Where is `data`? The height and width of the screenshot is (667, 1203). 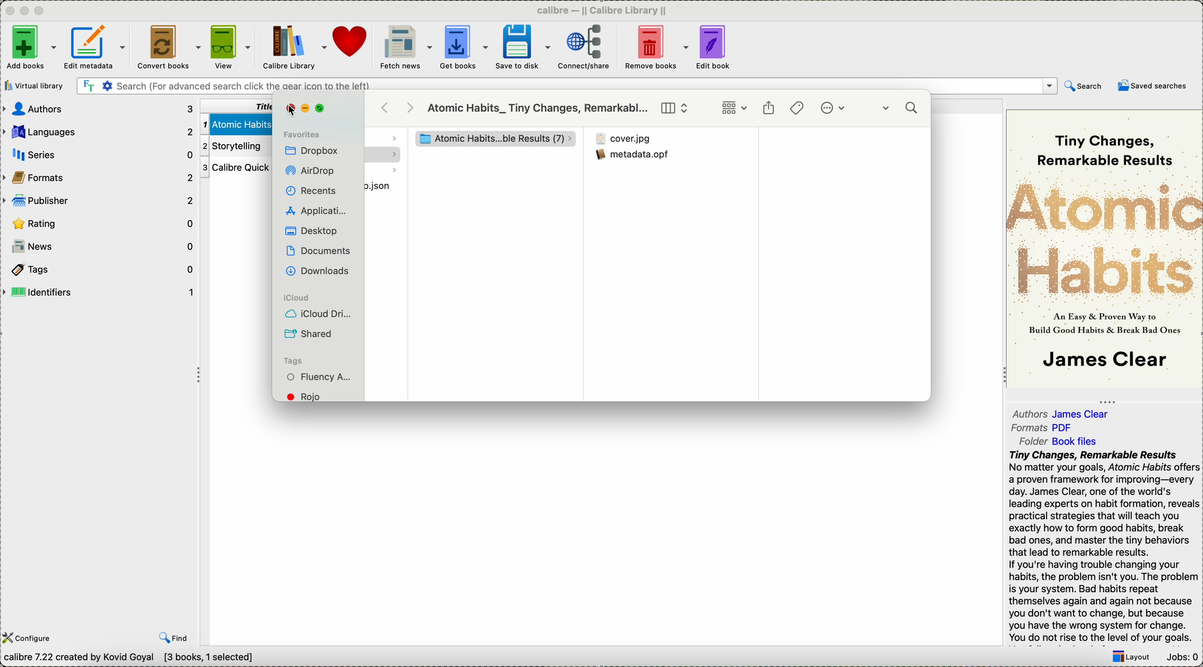
data is located at coordinates (133, 659).